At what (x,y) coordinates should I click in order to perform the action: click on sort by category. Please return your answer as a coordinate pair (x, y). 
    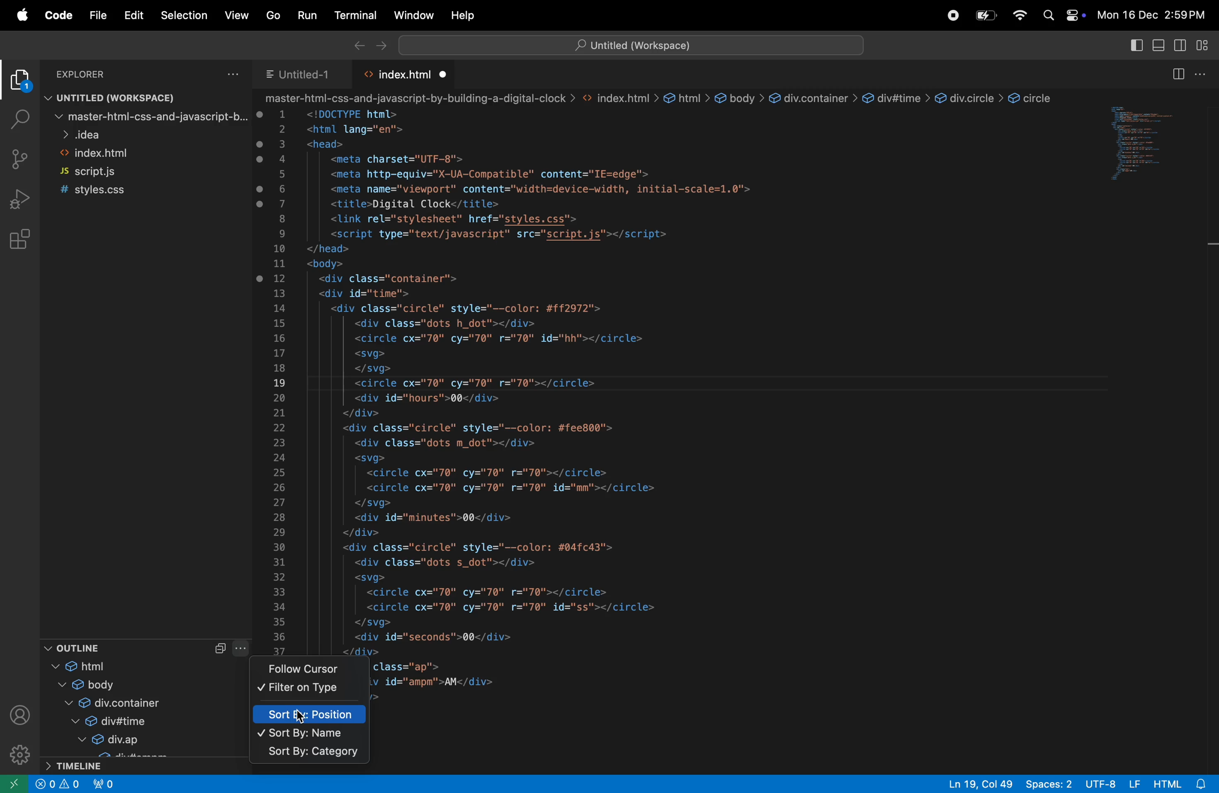
    Looking at the image, I should click on (309, 755).